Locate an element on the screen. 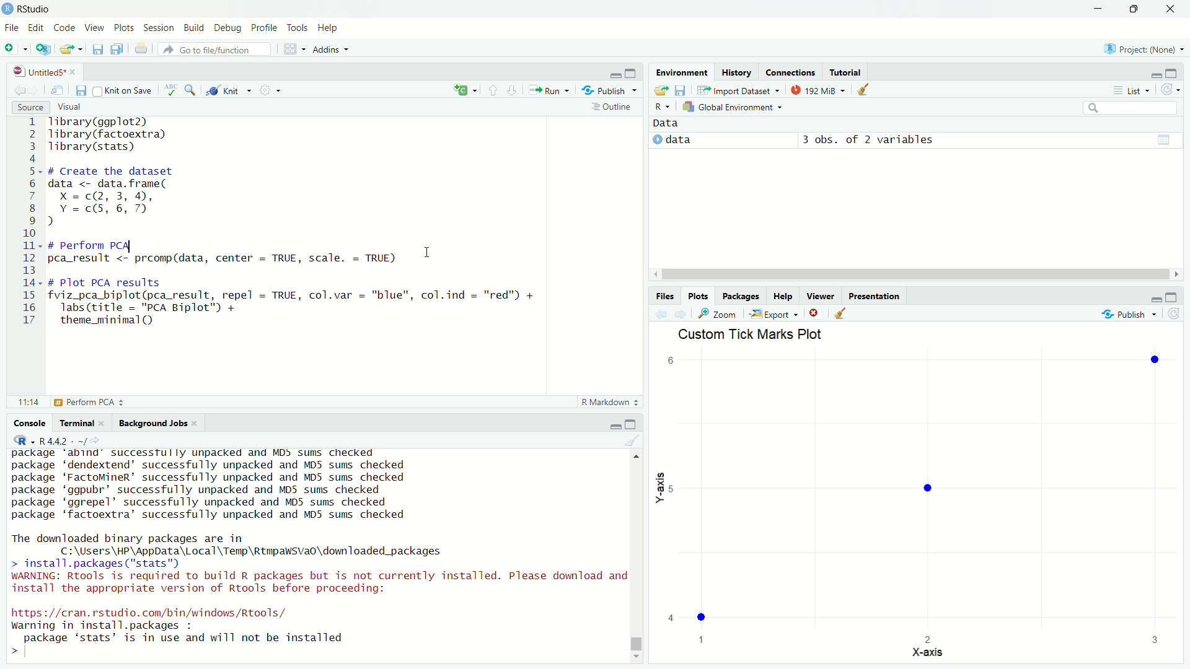  Packages is located at coordinates (742, 296).